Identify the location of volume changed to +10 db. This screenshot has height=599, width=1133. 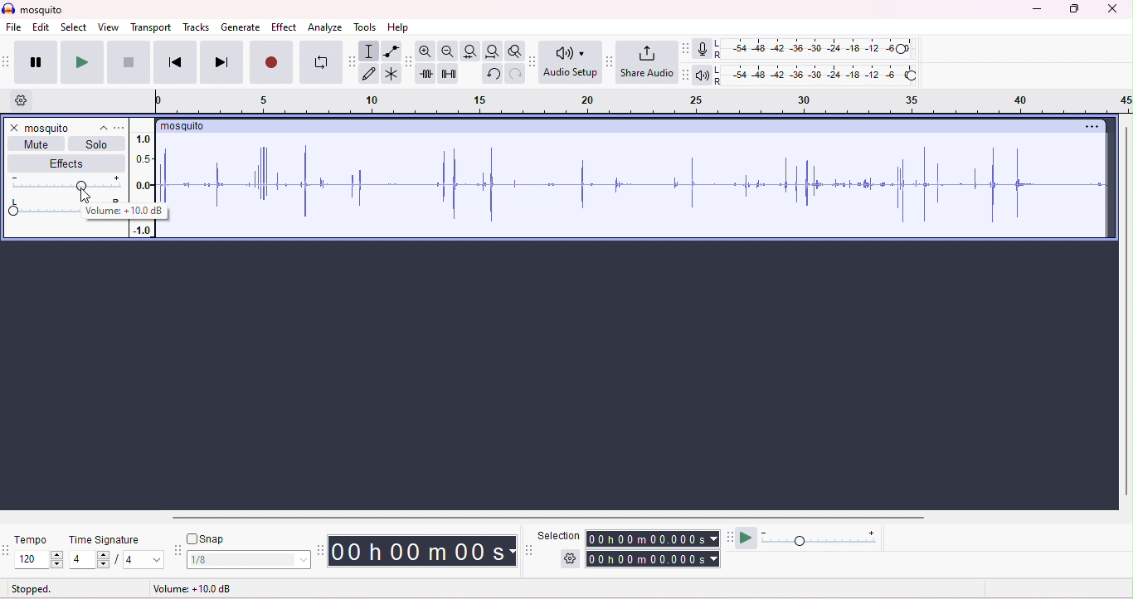
(124, 211).